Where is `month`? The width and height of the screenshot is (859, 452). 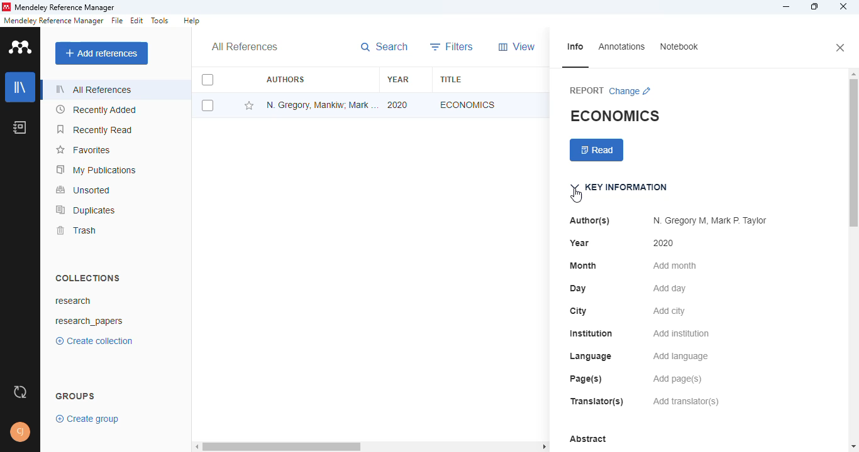
month is located at coordinates (582, 266).